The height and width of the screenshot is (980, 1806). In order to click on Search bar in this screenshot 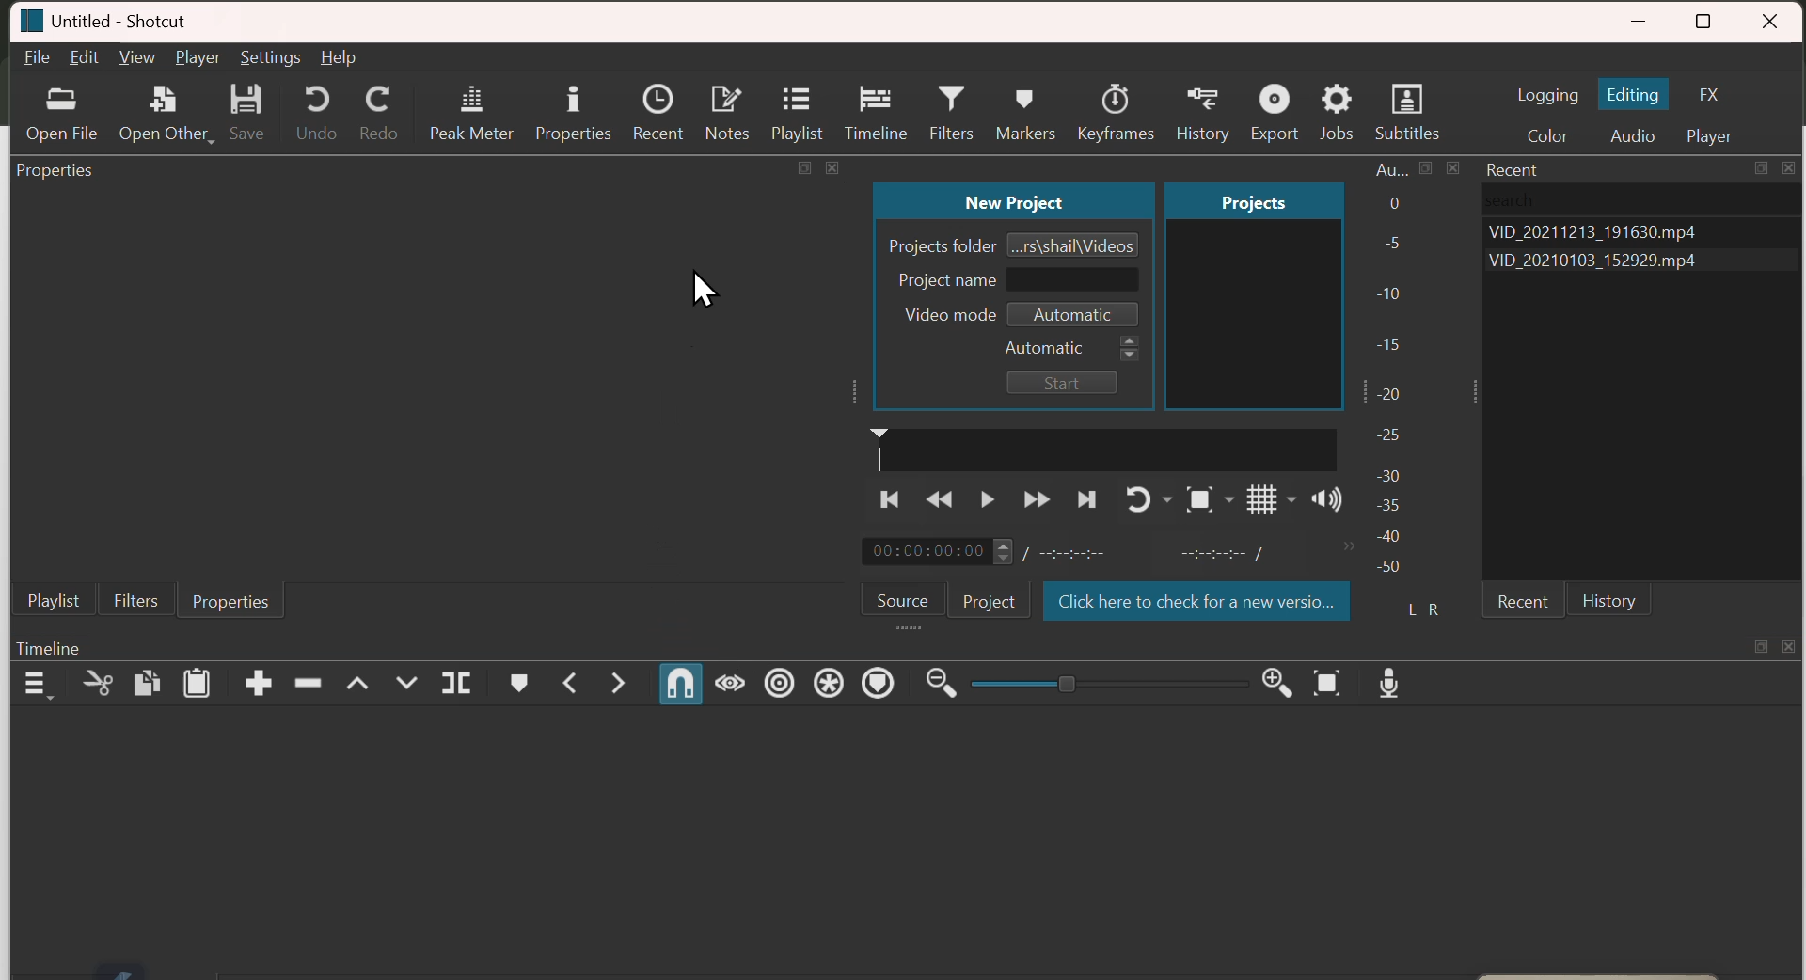, I will do `click(1644, 200)`.